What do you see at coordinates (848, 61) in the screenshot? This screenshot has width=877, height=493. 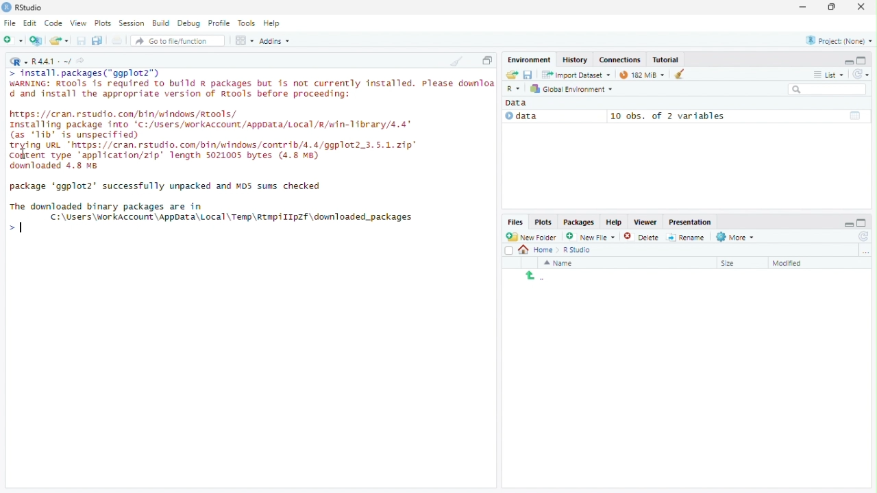 I see `minimize` at bounding box center [848, 61].